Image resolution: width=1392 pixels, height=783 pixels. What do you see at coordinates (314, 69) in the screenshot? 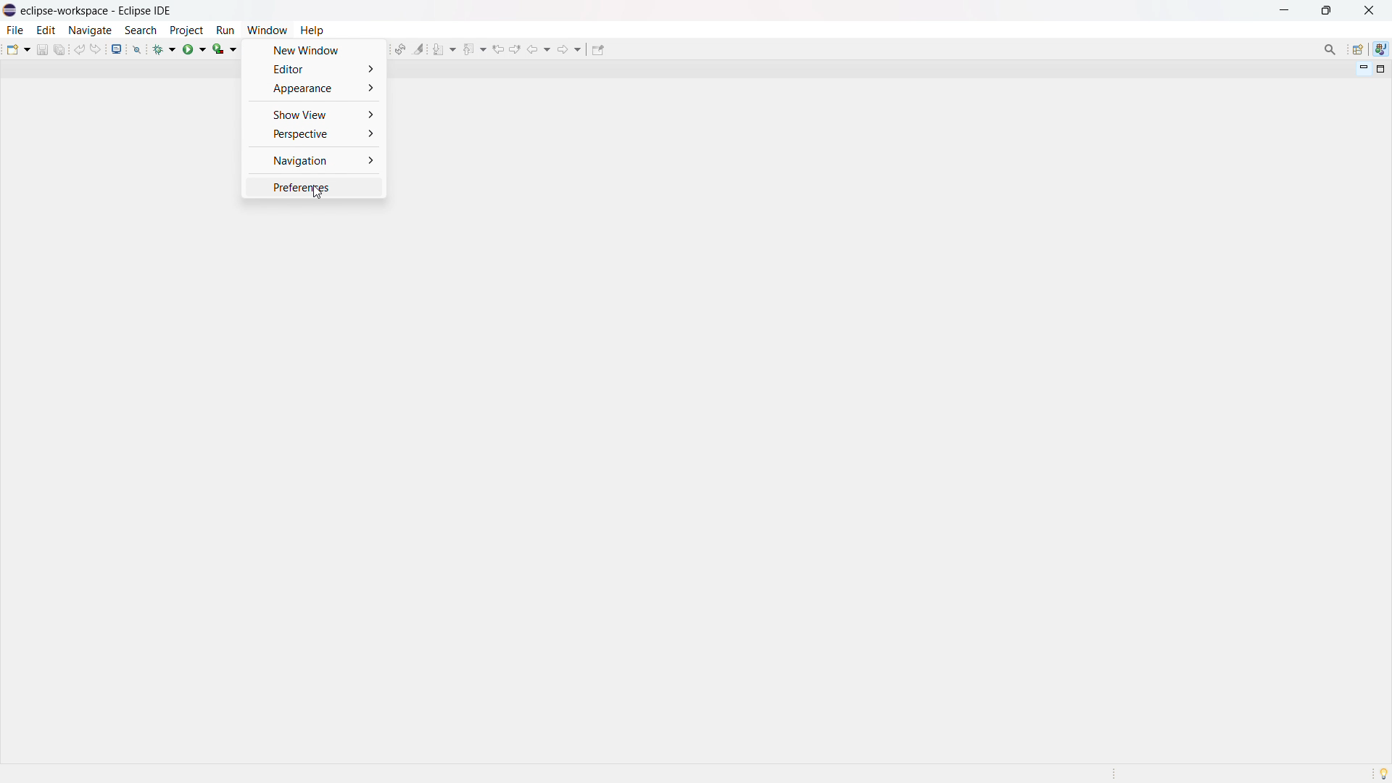
I see `editor` at bounding box center [314, 69].